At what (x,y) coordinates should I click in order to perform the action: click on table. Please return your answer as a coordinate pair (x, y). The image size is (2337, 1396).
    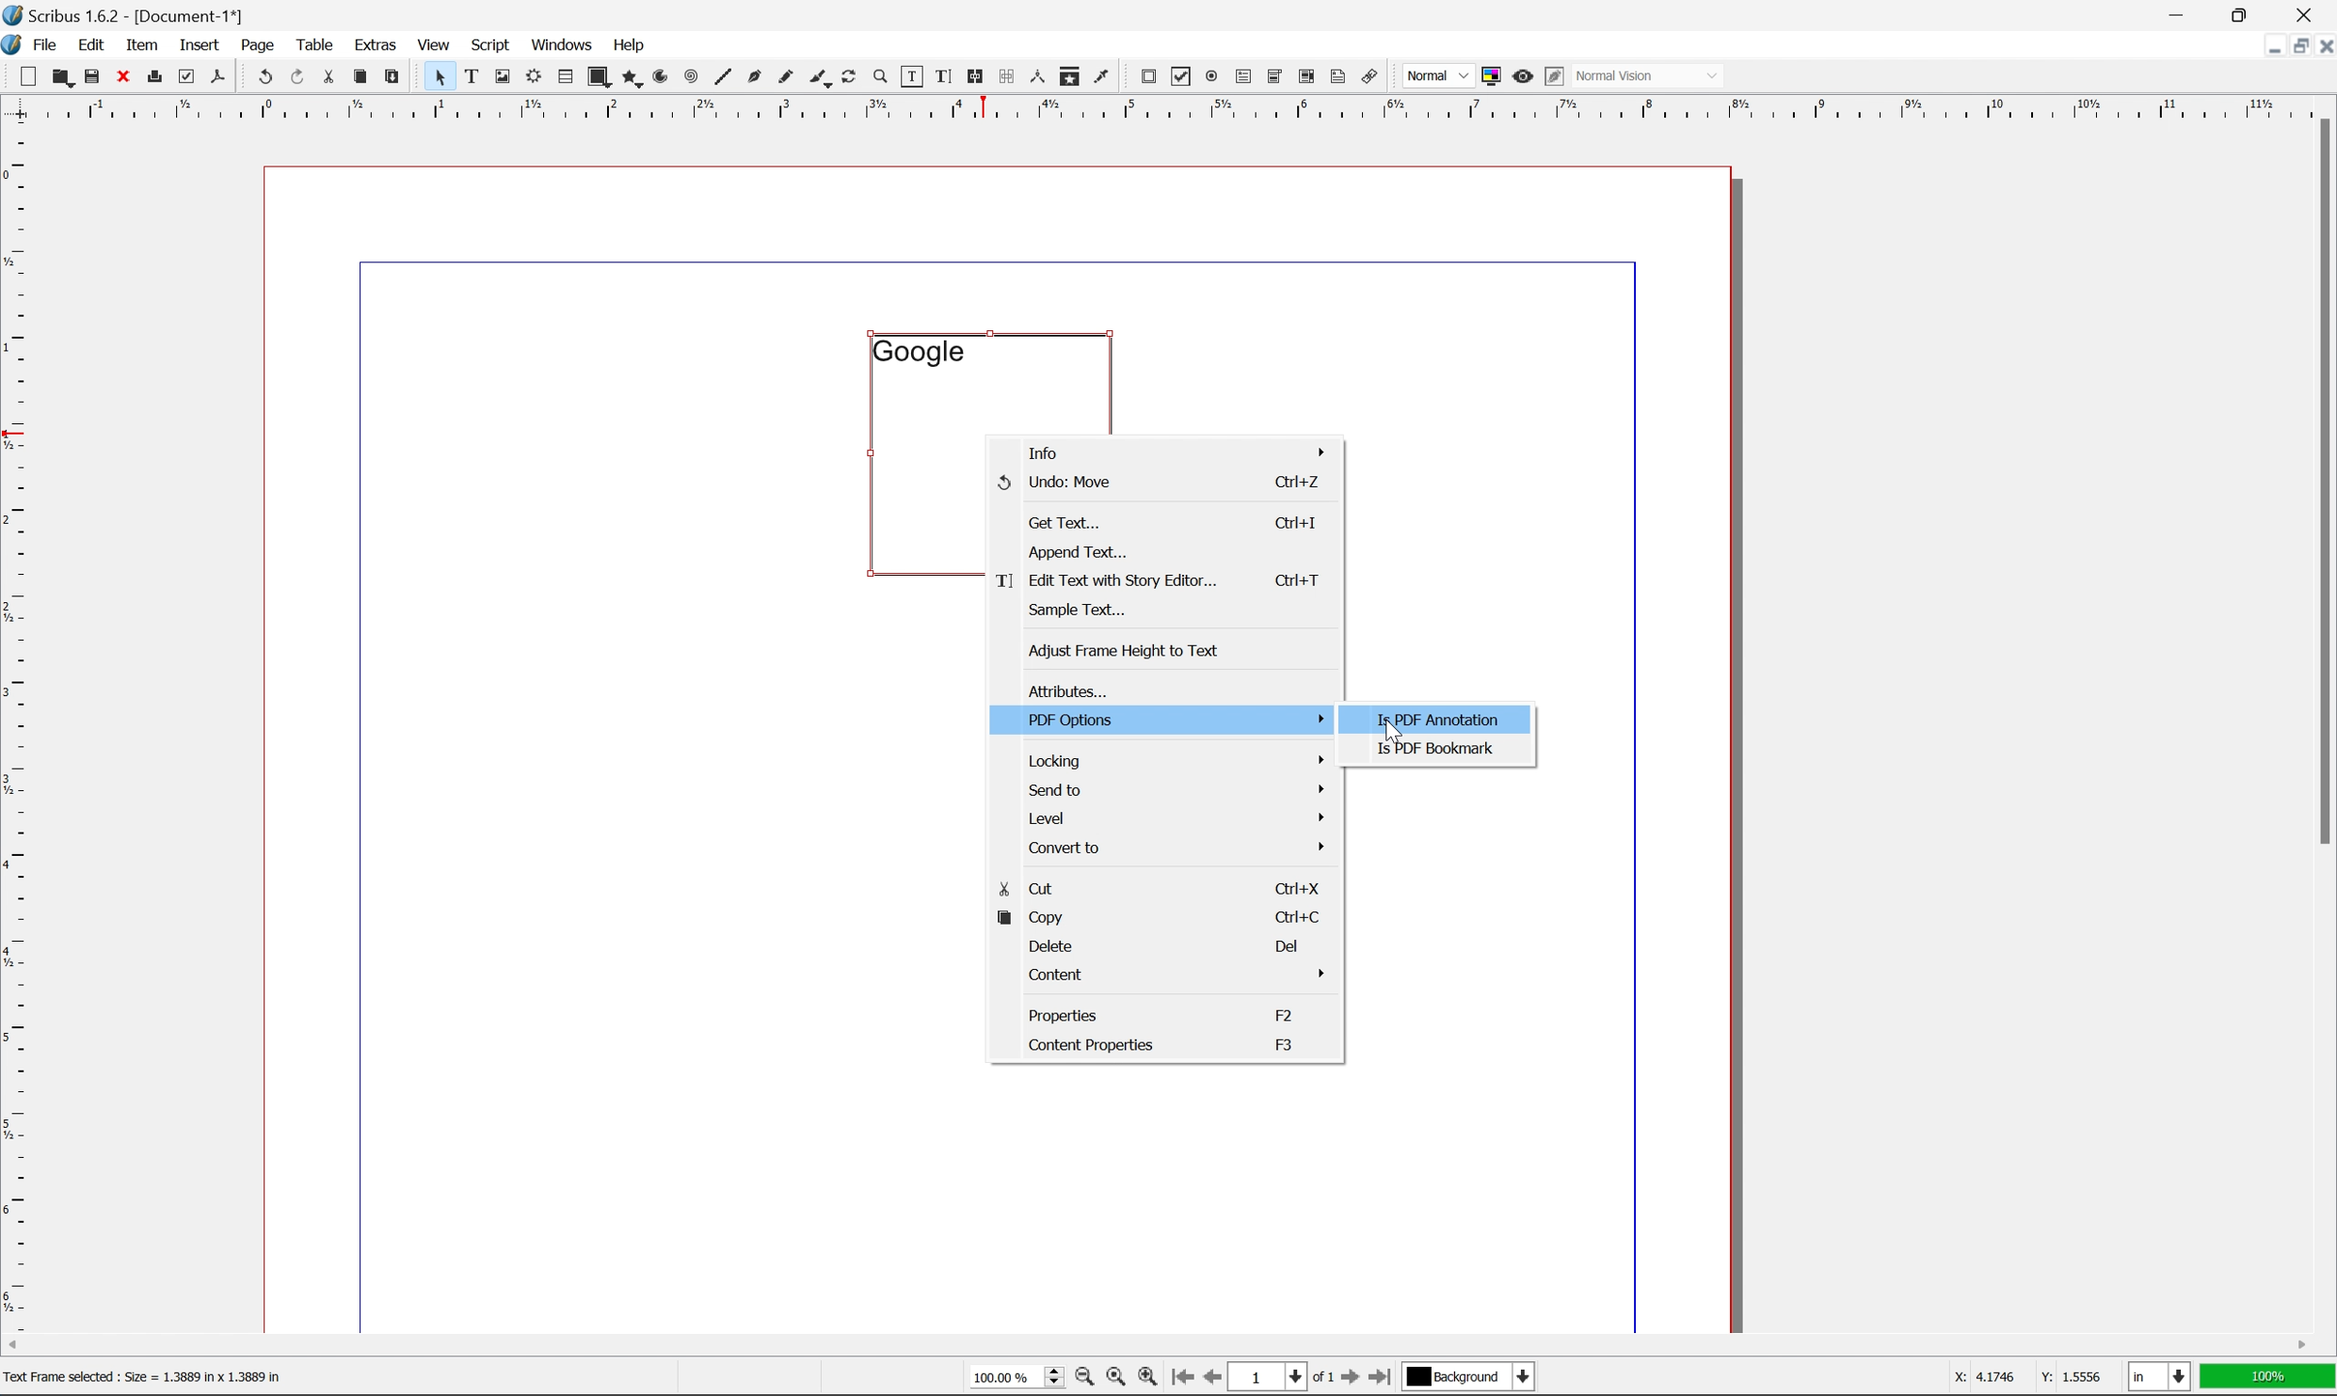
    Looking at the image, I should click on (315, 43).